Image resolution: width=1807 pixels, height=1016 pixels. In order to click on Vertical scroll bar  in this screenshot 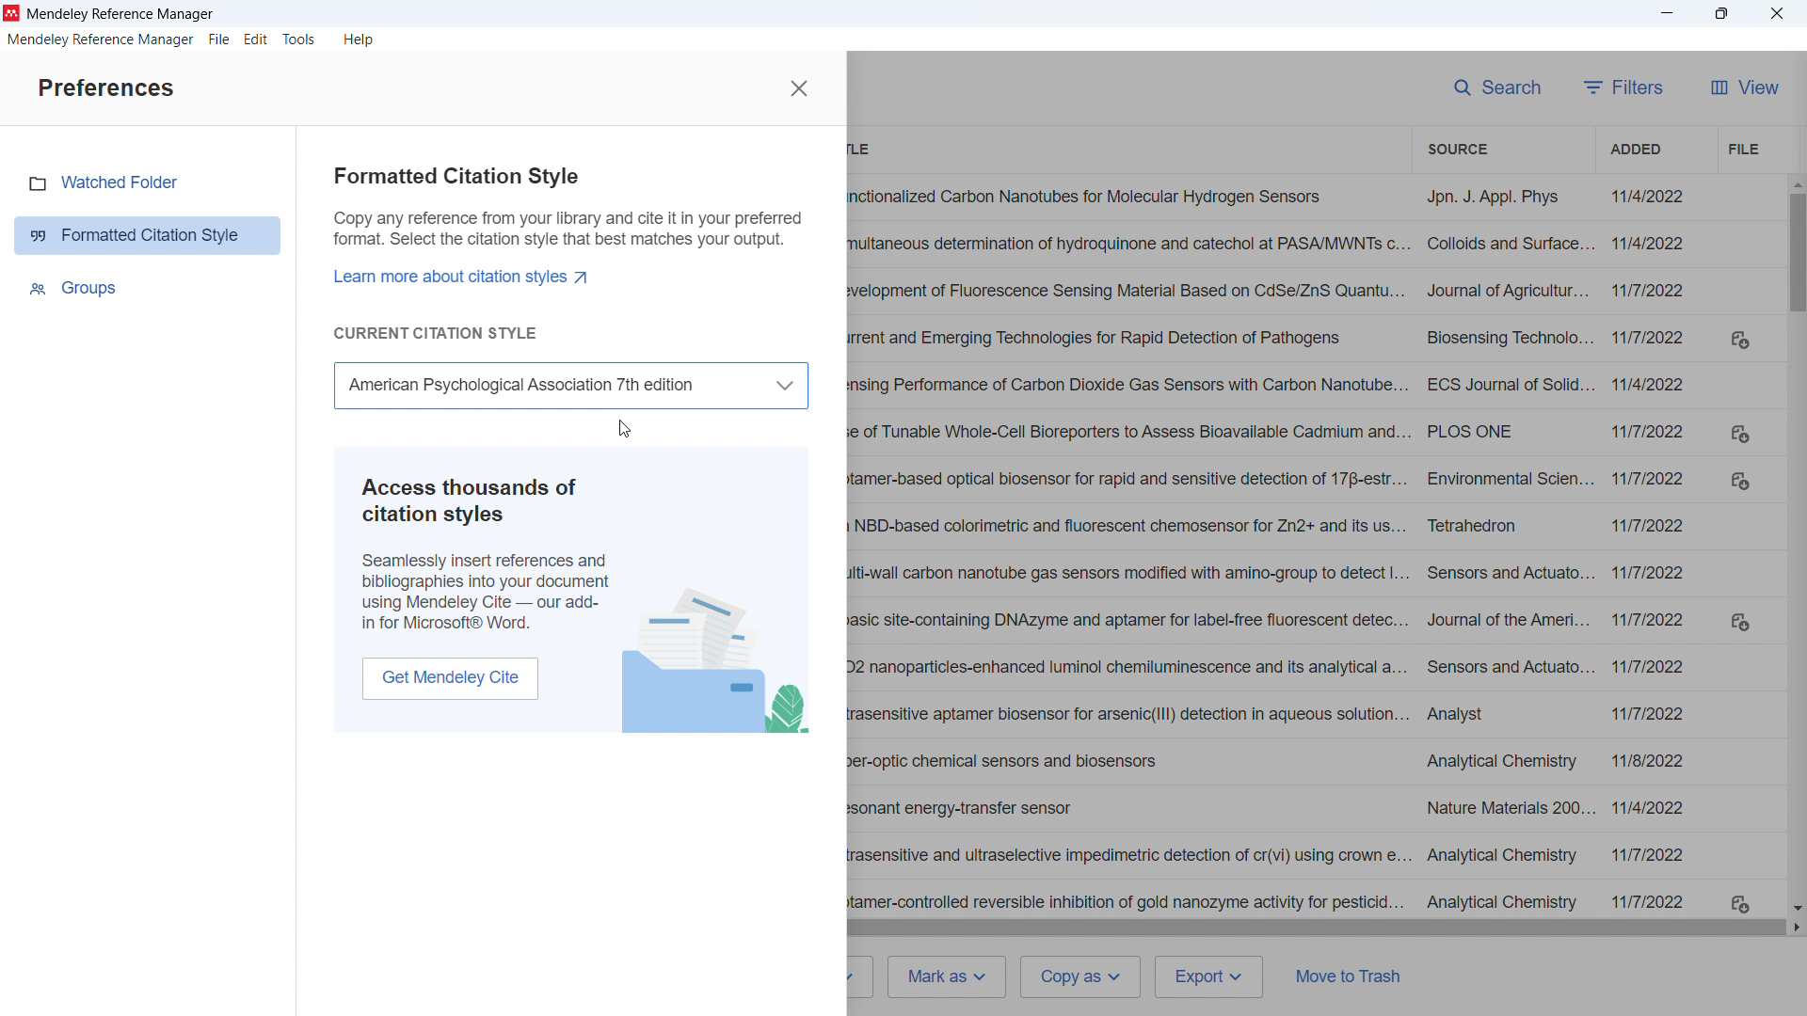, I will do `click(1796, 254)`.